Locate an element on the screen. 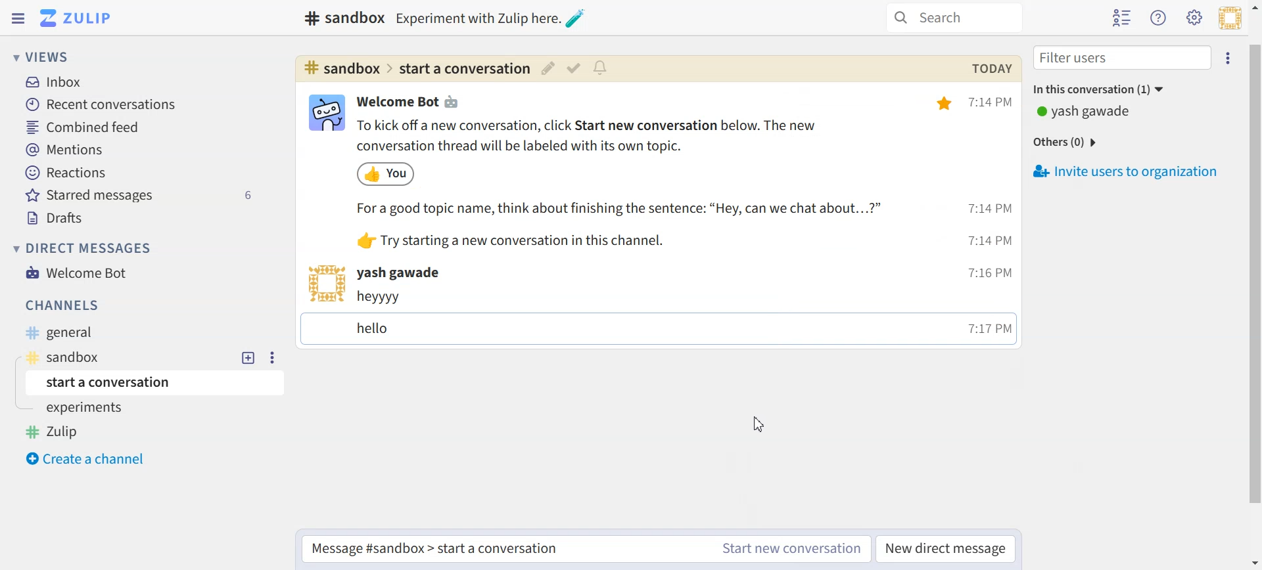 The height and width of the screenshot is (570, 1262). Start new conversation is located at coordinates (792, 548).